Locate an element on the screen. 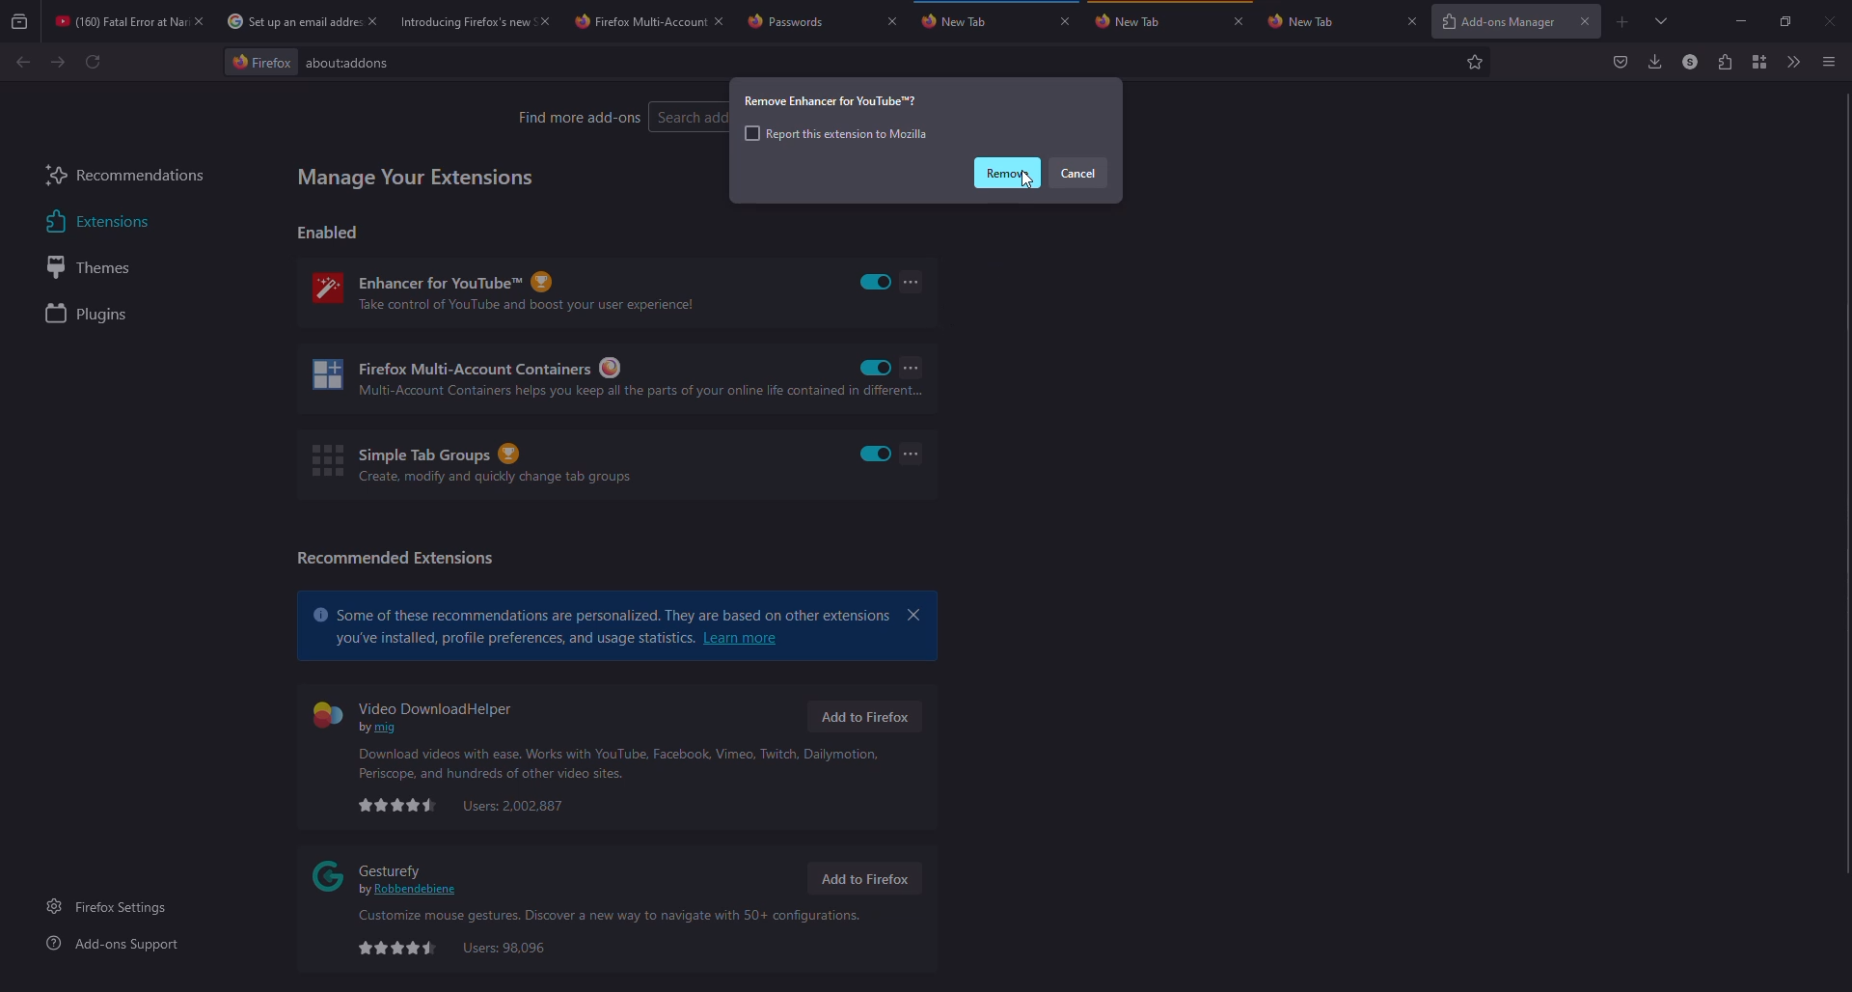 Image resolution: width=1852 pixels, height=992 pixels. Tab is located at coordinates (117, 21).